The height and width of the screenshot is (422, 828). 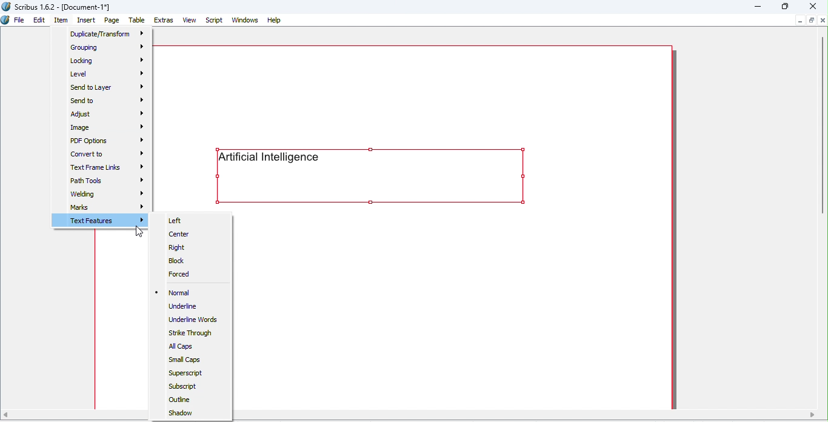 What do you see at coordinates (88, 20) in the screenshot?
I see `Insert` at bounding box center [88, 20].